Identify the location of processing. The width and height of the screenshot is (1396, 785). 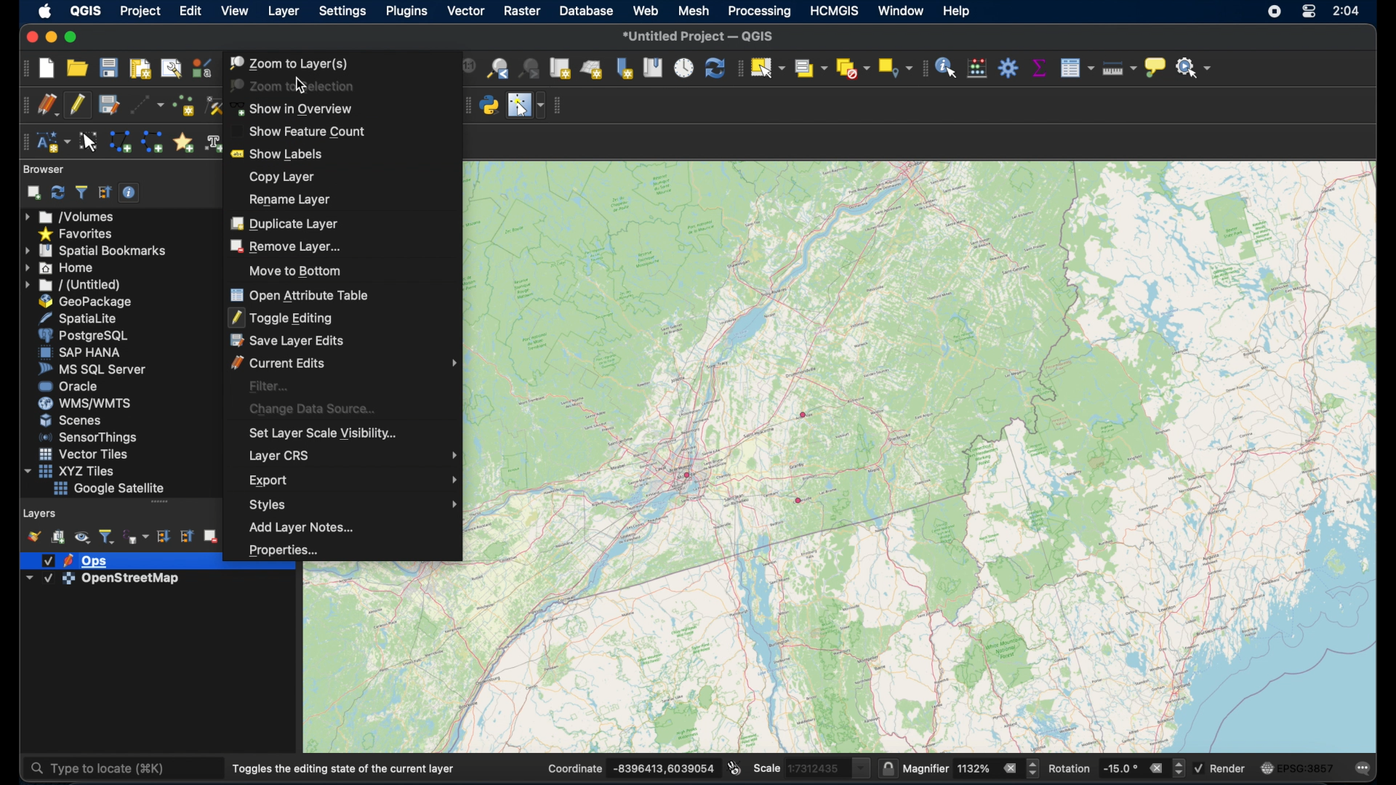
(760, 12).